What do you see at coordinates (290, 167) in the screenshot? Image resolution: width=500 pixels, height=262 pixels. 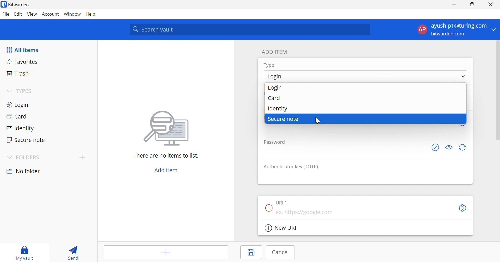 I see `Authenticator key (TOTP)` at bounding box center [290, 167].